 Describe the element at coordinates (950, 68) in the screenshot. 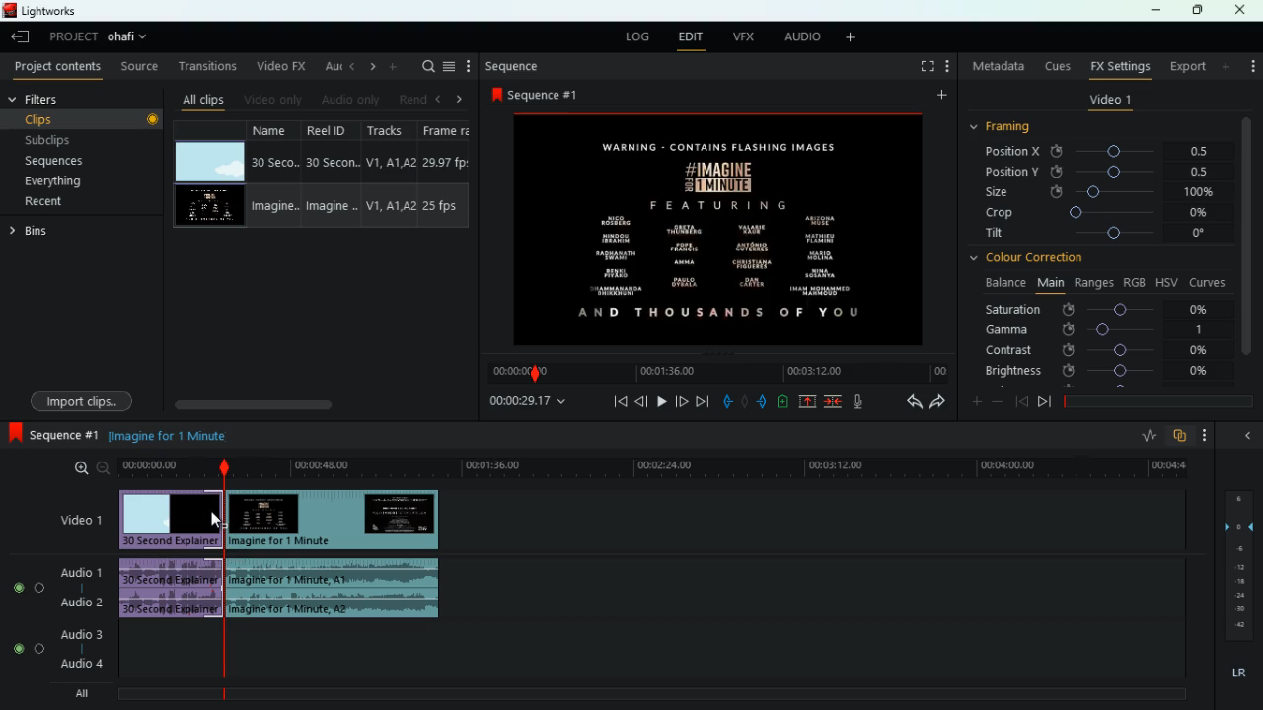

I see `more` at that location.